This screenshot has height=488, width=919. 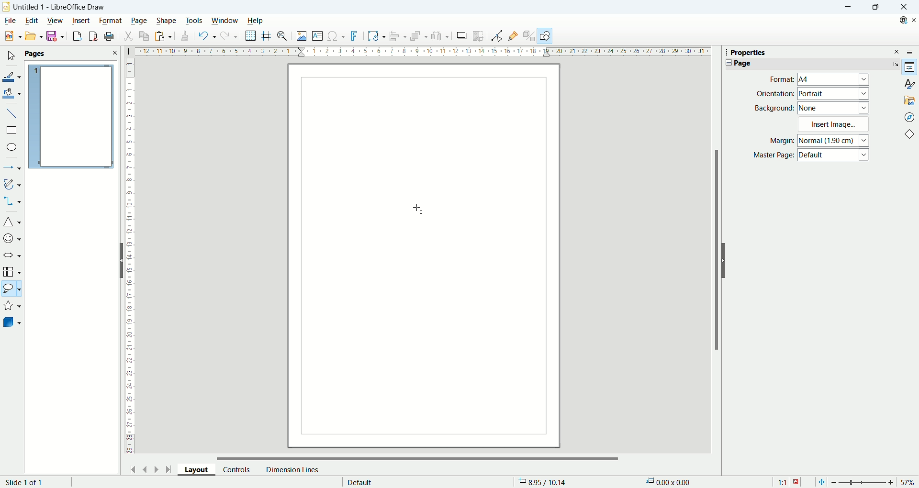 What do you see at coordinates (169, 469) in the screenshot?
I see `go to last page` at bounding box center [169, 469].